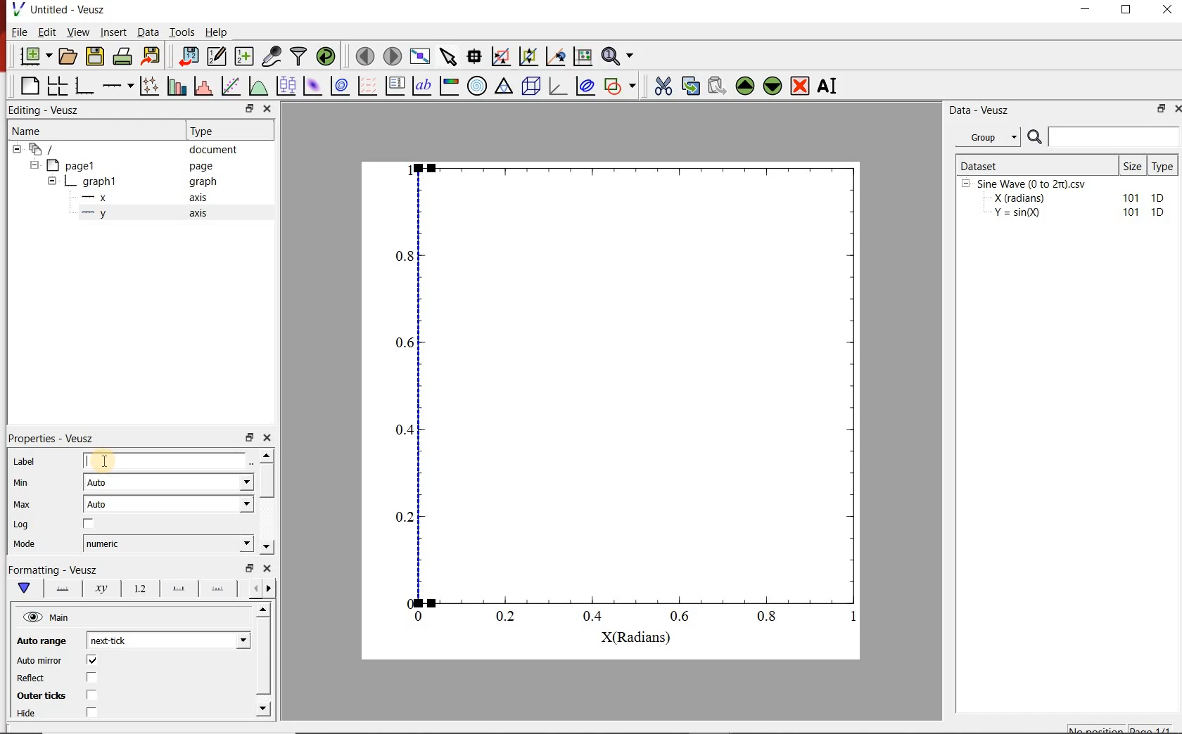 This screenshot has height=734, width=1182. What do you see at coordinates (1165, 165) in the screenshot?
I see `Type` at bounding box center [1165, 165].